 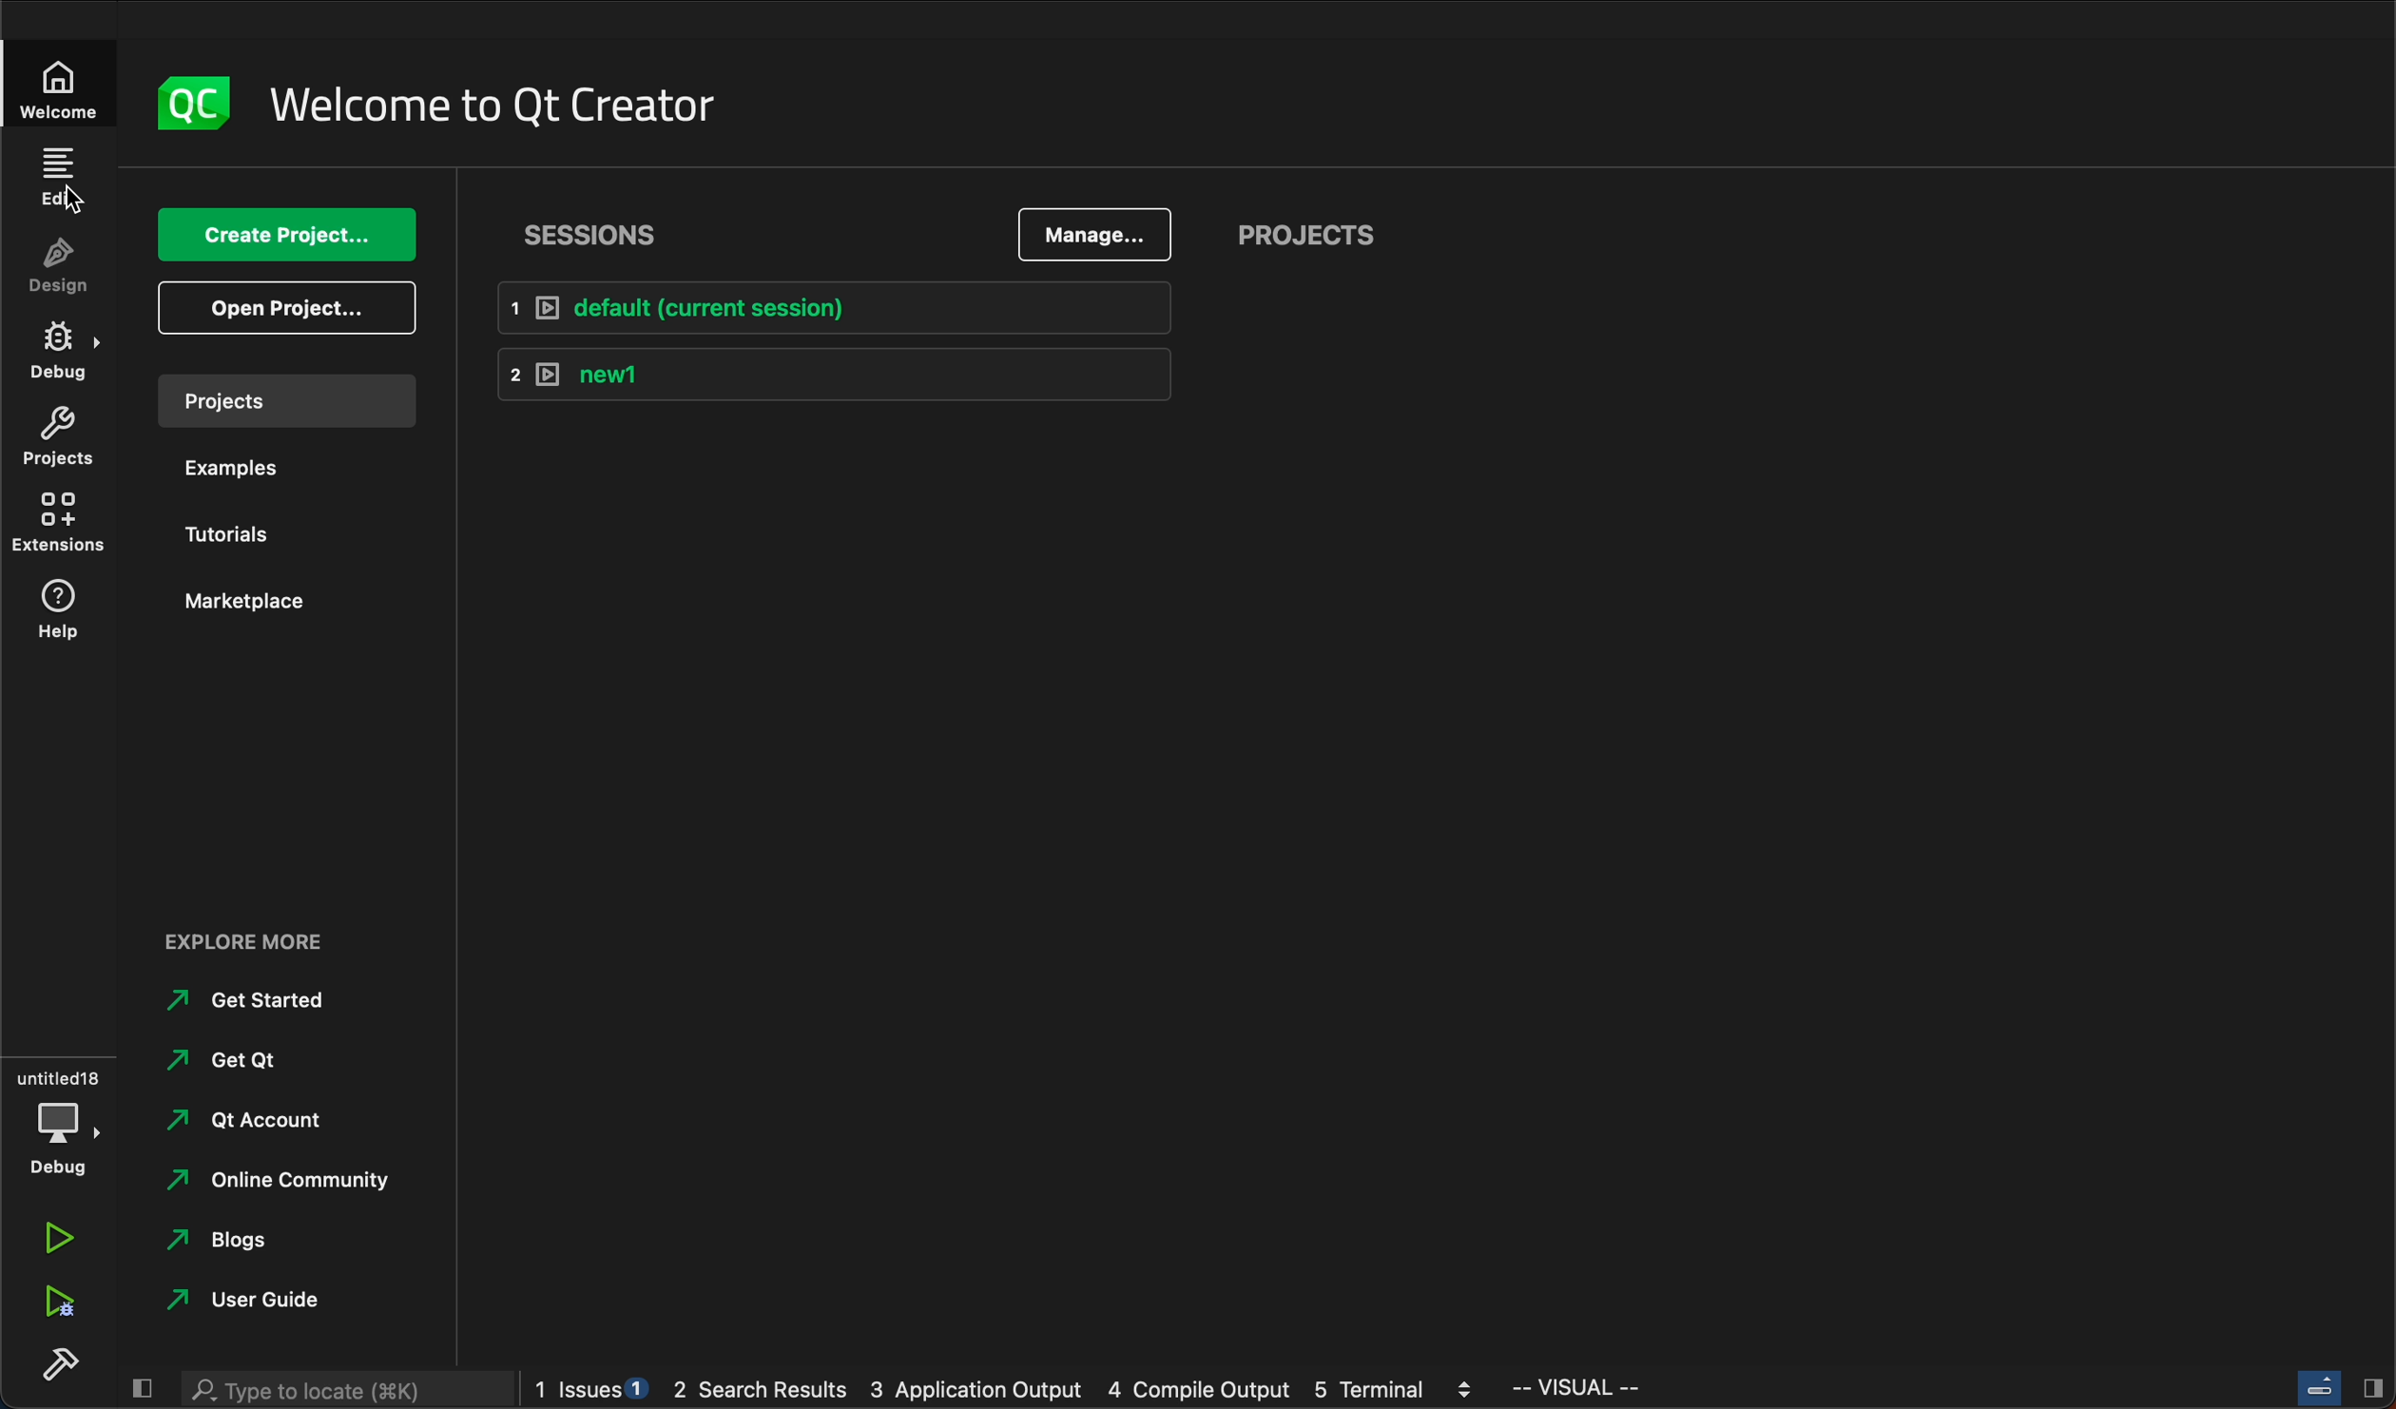 I want to click on explore more, so click(x=255, y=936).